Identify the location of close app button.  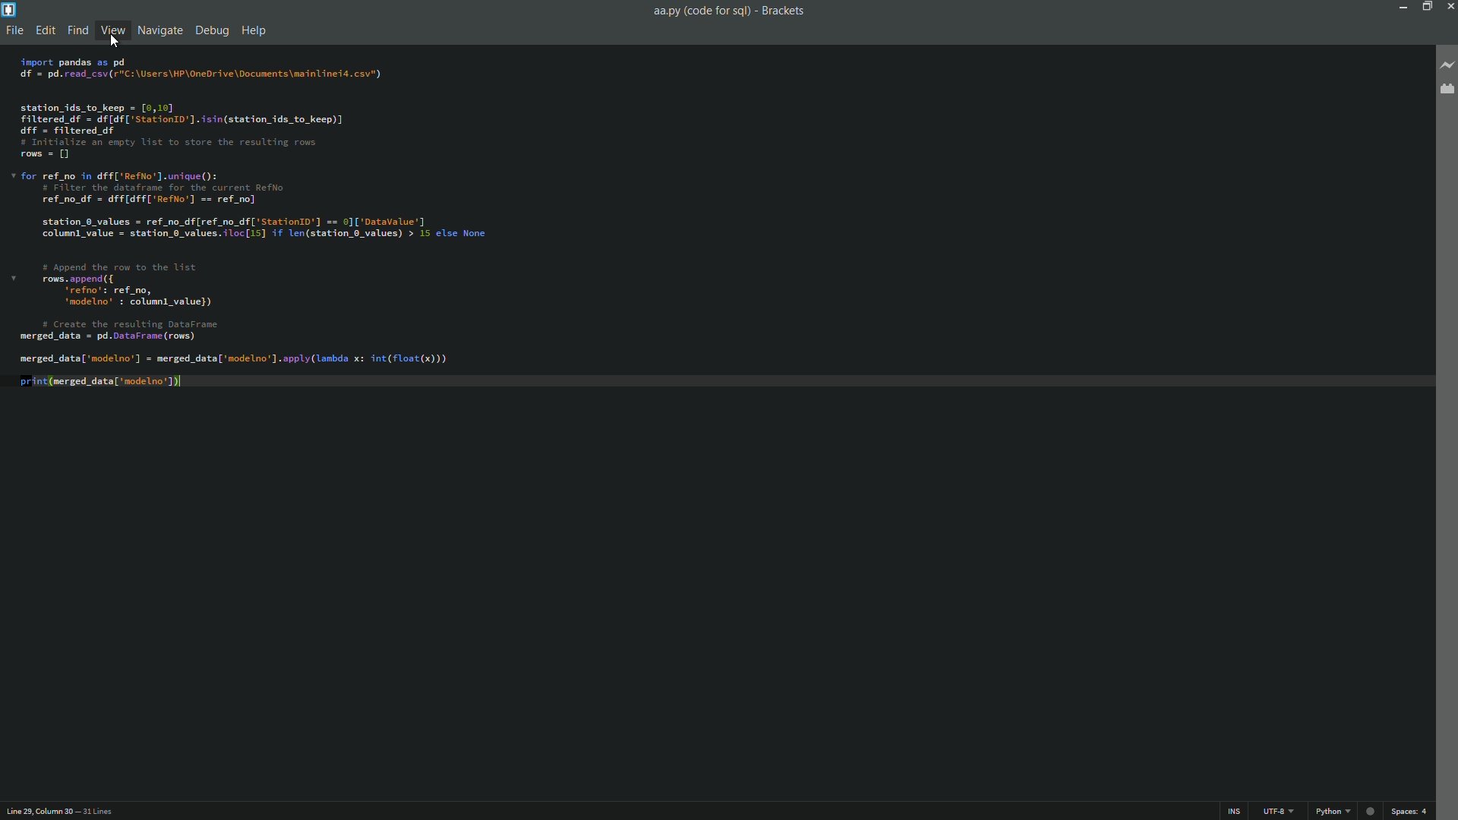
(1449, 6).